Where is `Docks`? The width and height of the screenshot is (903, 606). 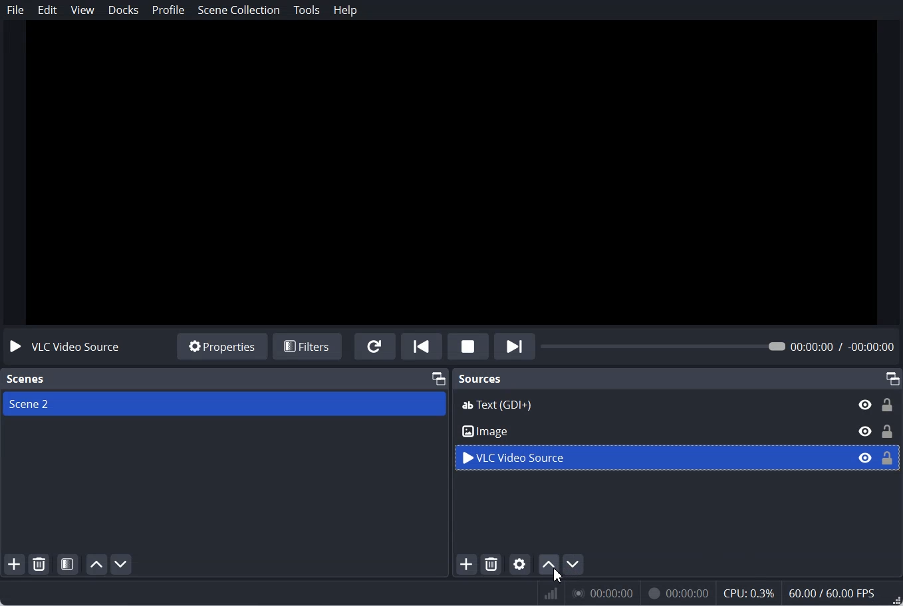 Docks is located at coordinates (124, 10).